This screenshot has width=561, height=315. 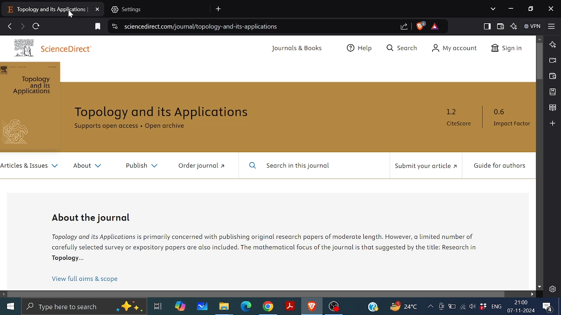 What do you see at coordinates (552, 59) in the screenshot?
I see `` at bounding box center [552, 59].